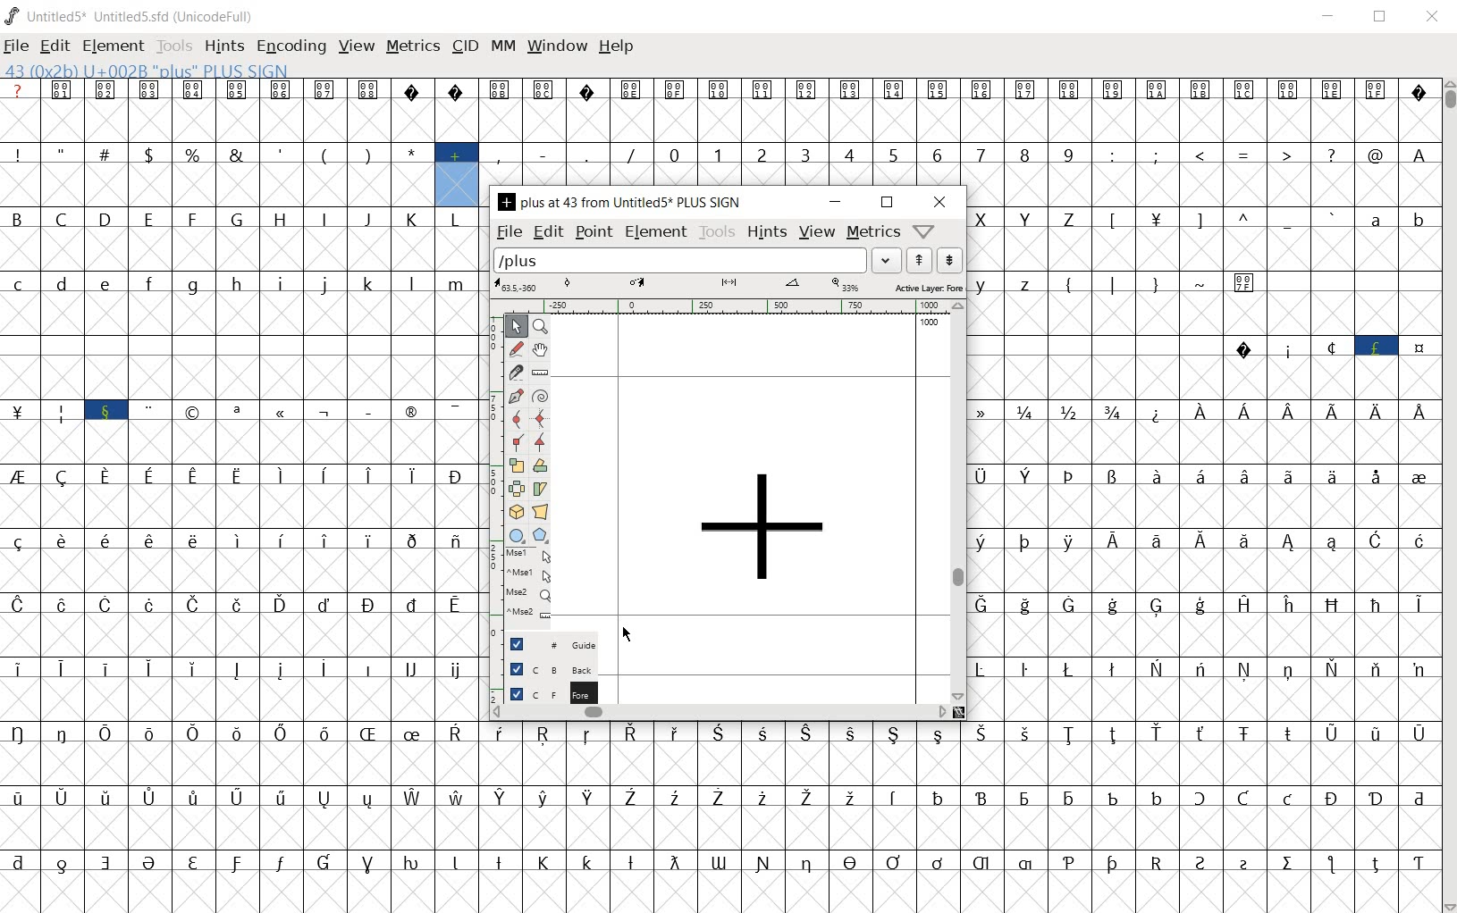  Describe the element at coordinates (239, 304) in the screenshot. I see `alphabets` at that location.